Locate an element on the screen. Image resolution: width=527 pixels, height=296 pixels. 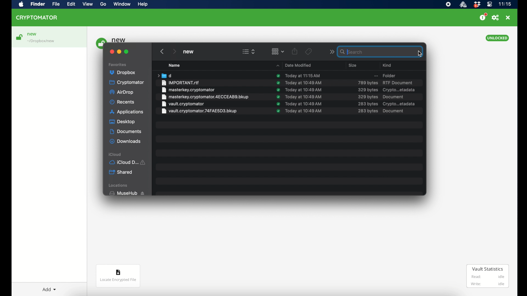
vault statistics is located at coordinates (488, 276).